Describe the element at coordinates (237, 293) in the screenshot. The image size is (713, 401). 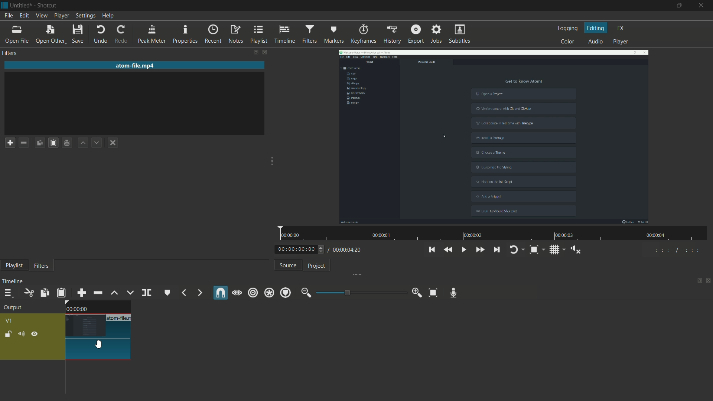
I see `scrub while dragging` at that location.